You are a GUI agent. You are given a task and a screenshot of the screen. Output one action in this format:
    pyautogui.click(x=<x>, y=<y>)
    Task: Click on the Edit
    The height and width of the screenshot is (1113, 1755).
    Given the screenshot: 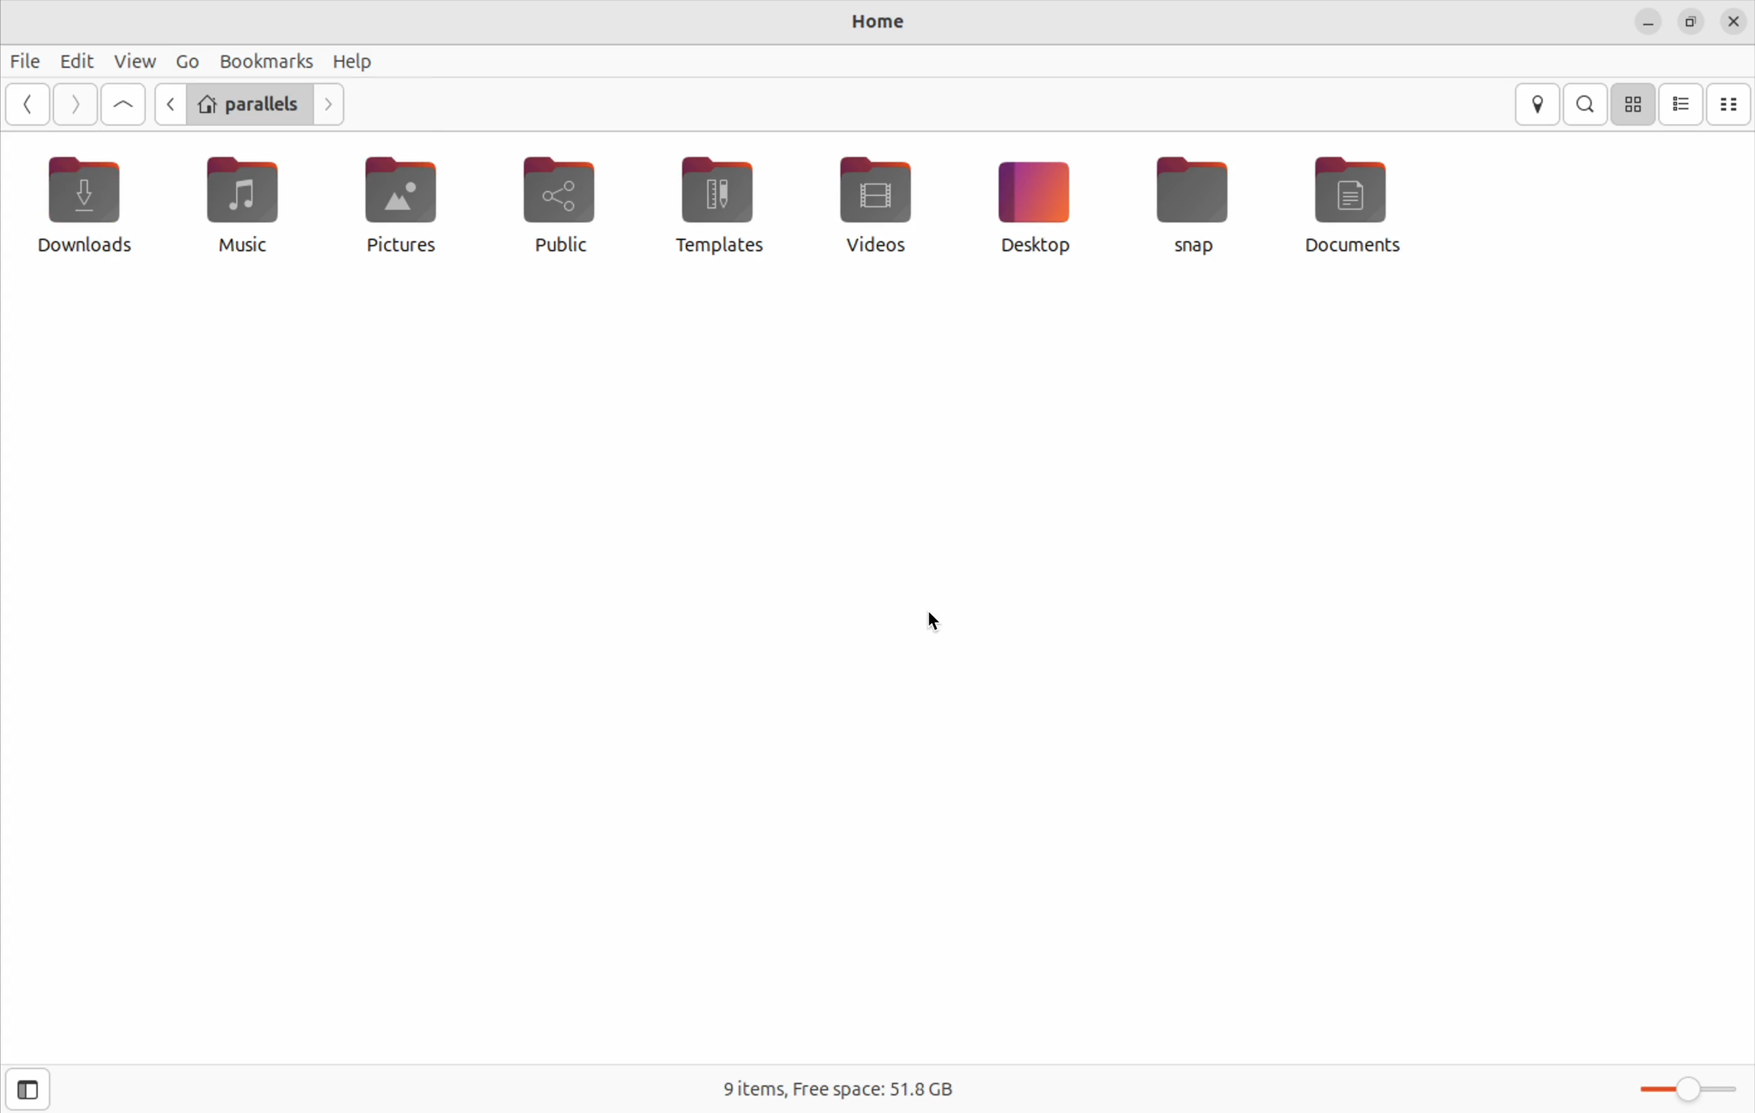 What is the action you would take?
    pyautogui.click(x=75, y=60)
    